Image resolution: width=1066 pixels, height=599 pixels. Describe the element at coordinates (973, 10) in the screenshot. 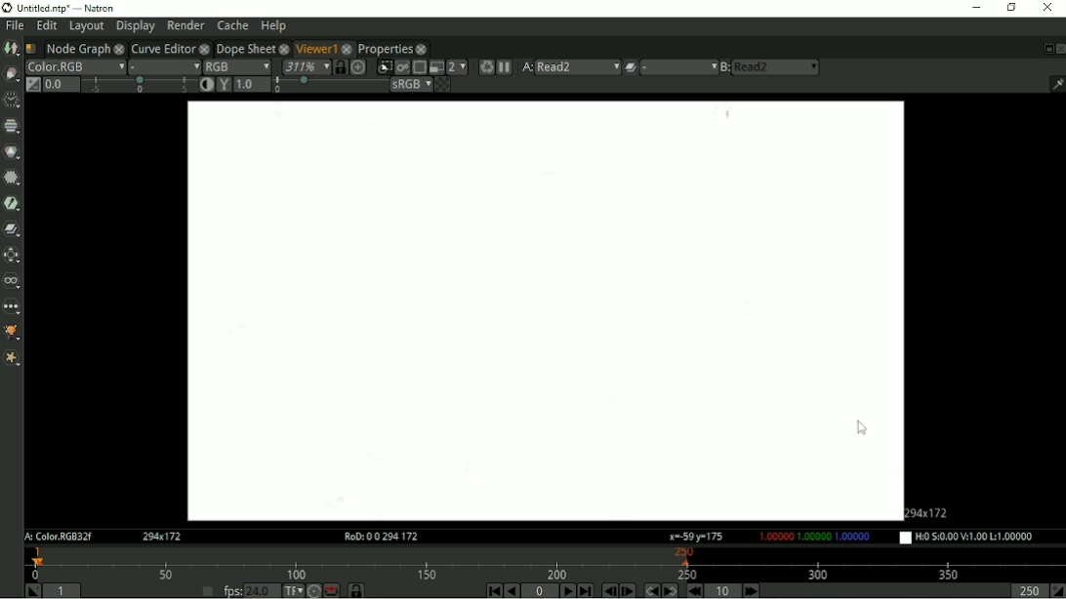

I see `Minimize` at that location.